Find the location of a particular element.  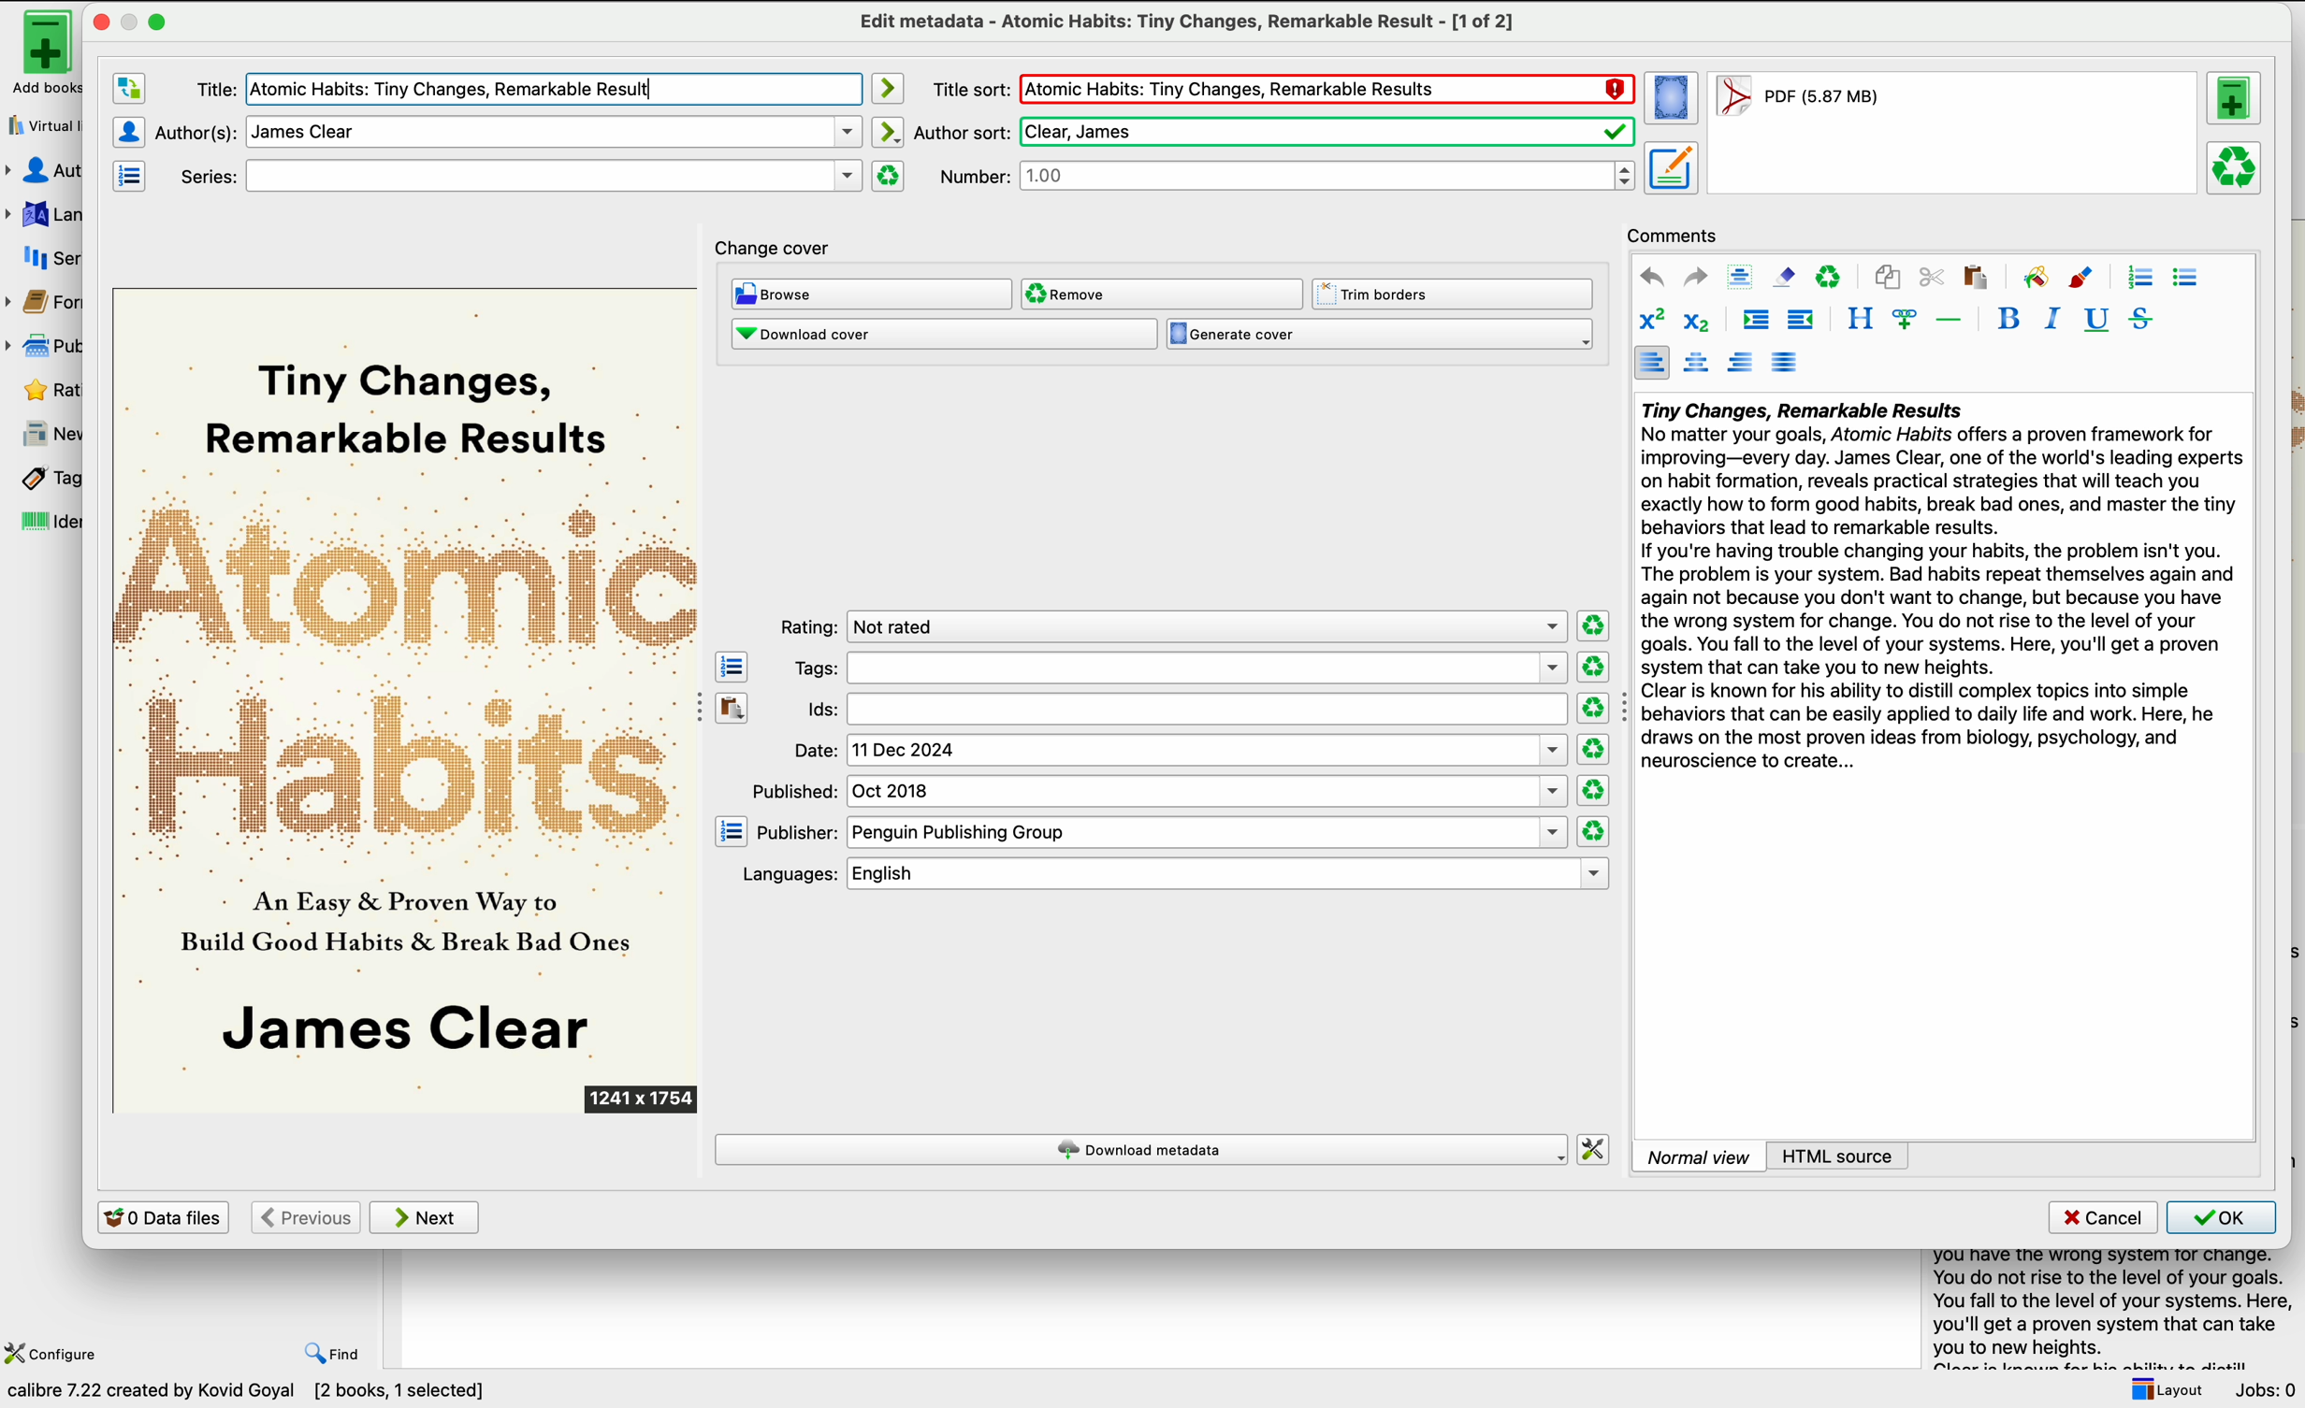

clear series is located at coordinates (889, 176).